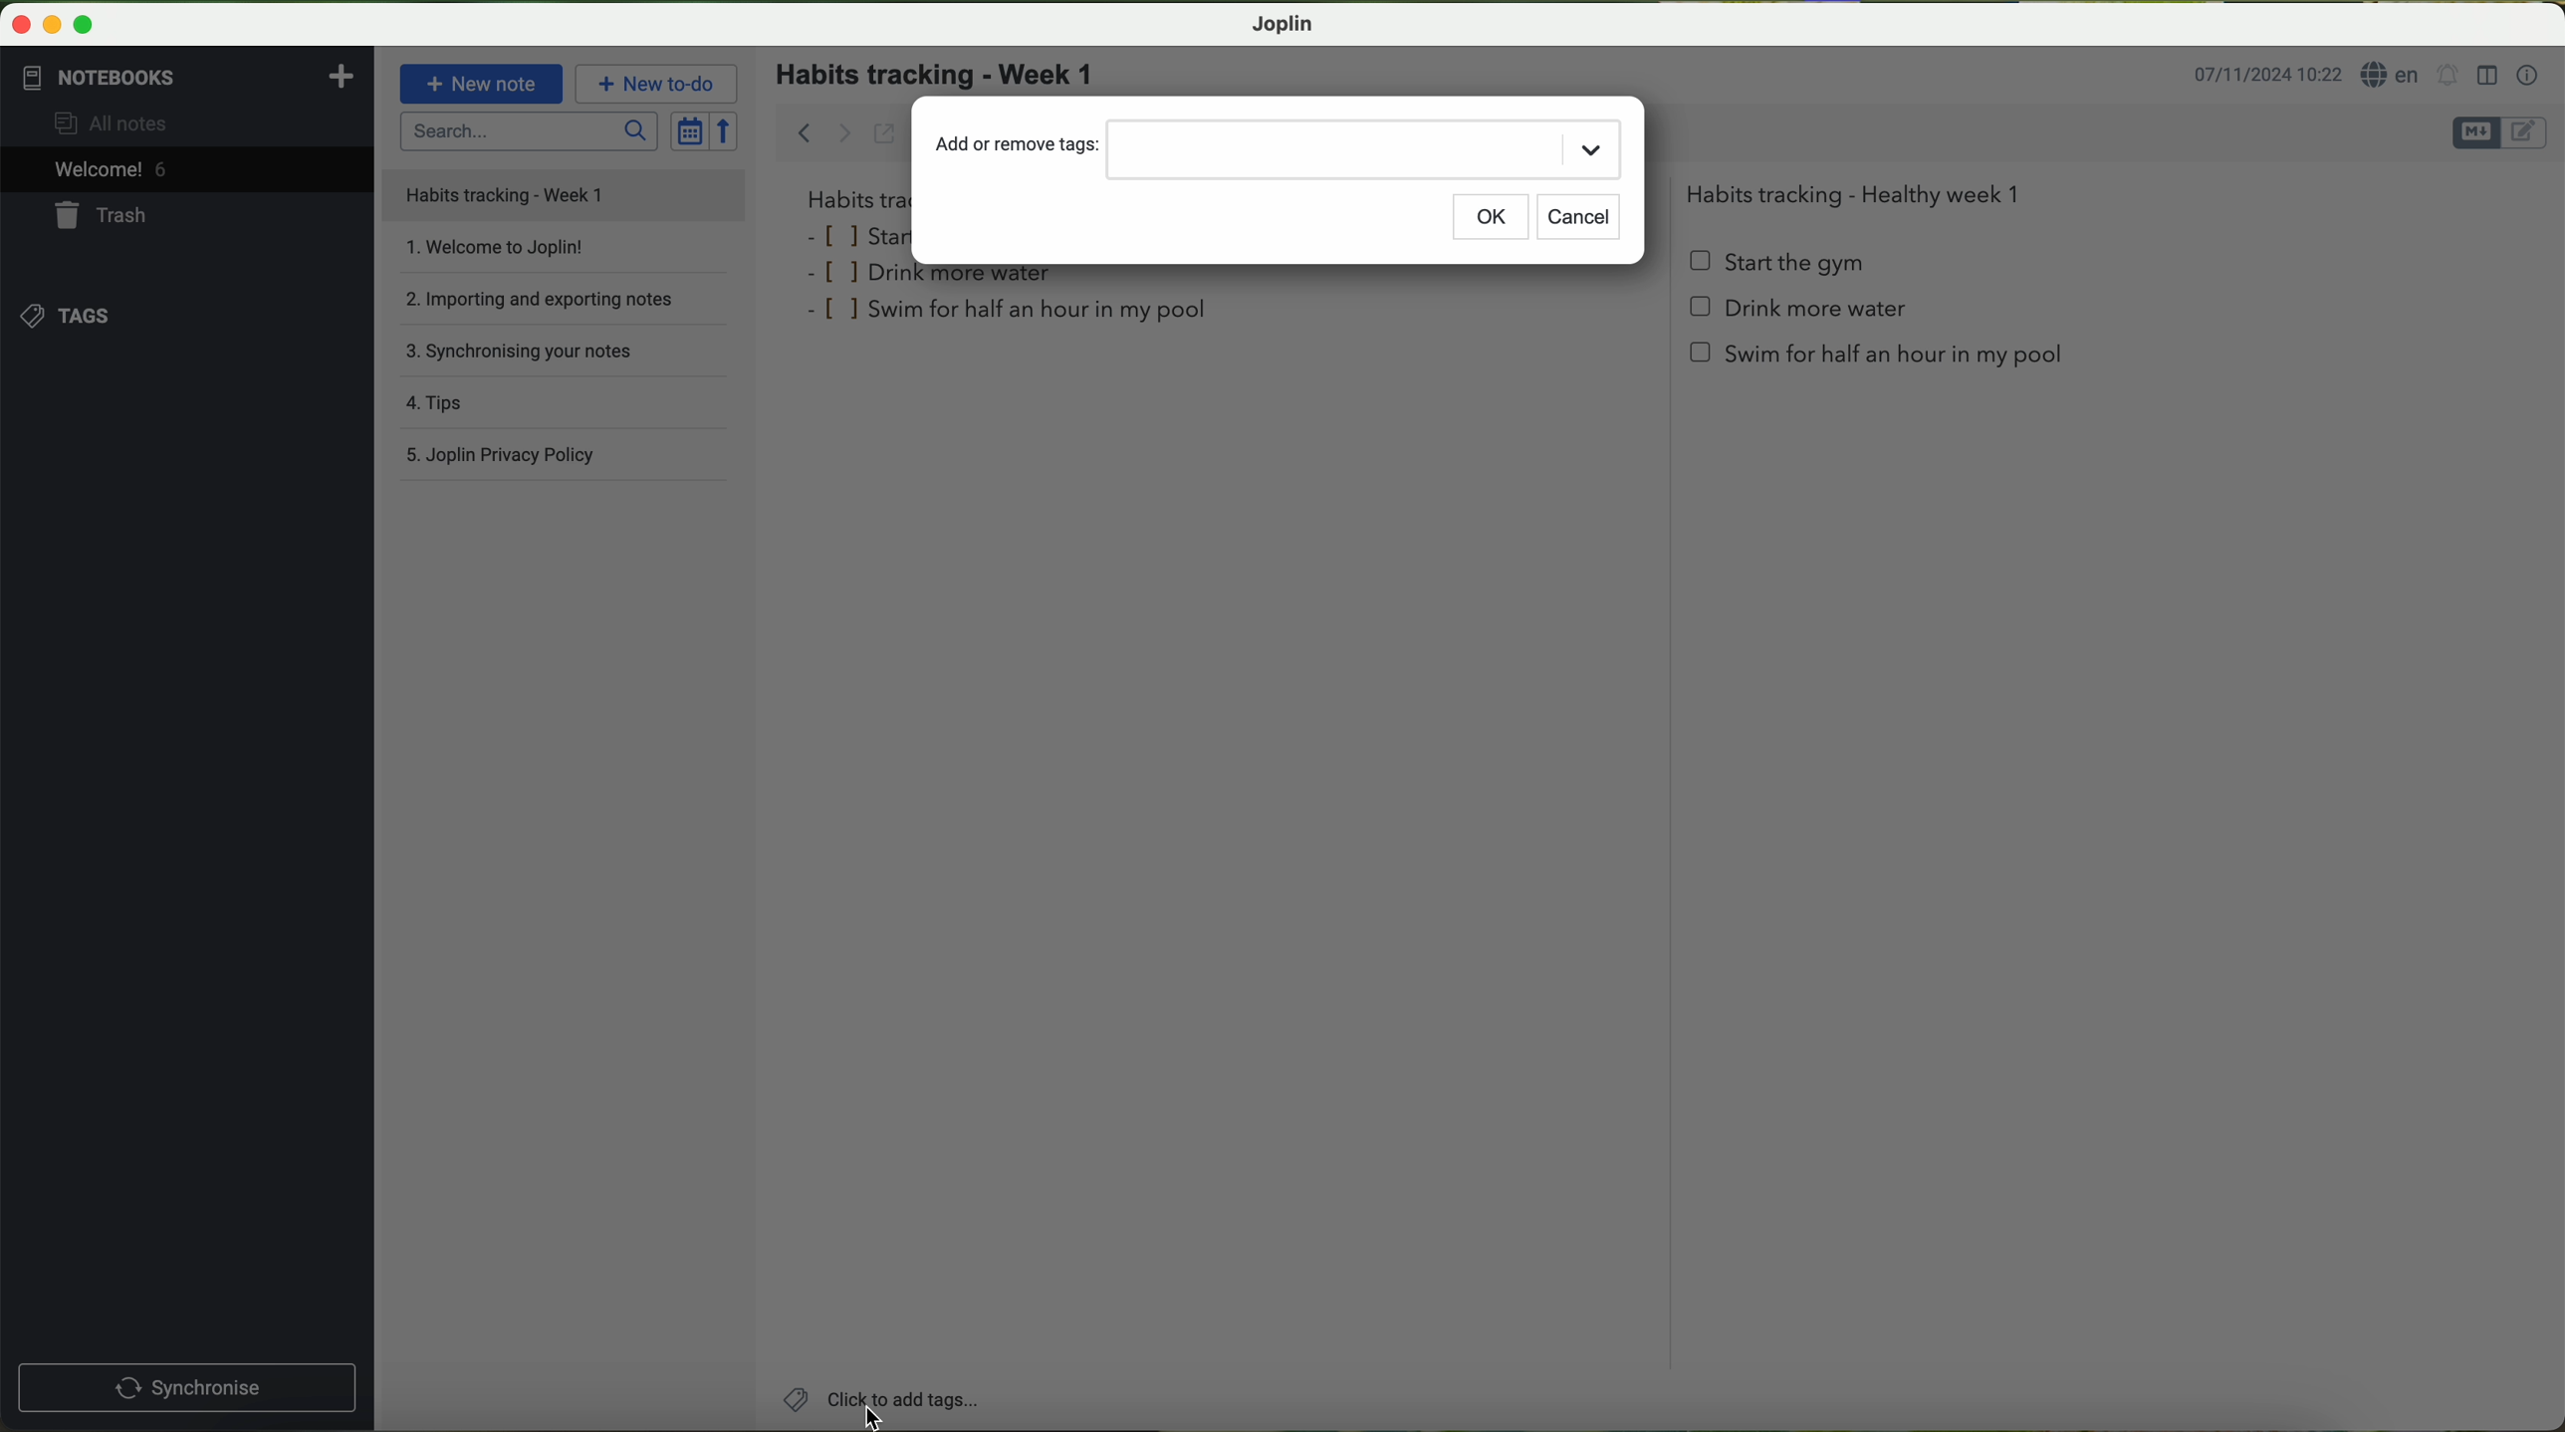 Image resolution: width=2565 pixels, height=1432 pixels. Describe the element at coordinates (565, 195) in the screenshot. I see `file title` at that location.